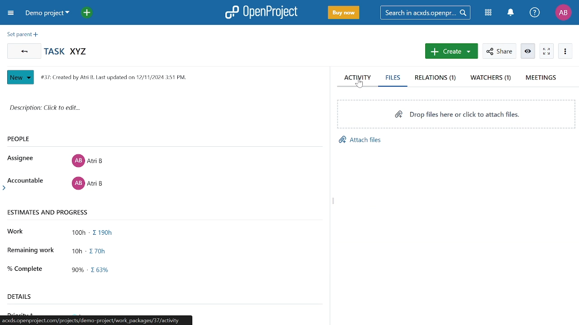  Describe the element at coordinates (454, 114) in the screenshot. I see `Drop files here or click to attach files` at that location.